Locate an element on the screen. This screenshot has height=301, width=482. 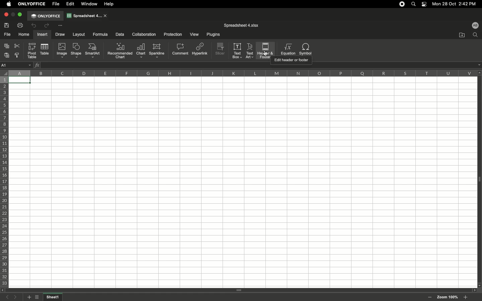
Zoom in is located at coordinates (465, 297).